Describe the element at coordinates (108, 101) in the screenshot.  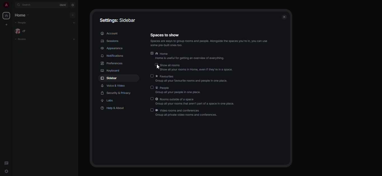
I see `labs` at that location.